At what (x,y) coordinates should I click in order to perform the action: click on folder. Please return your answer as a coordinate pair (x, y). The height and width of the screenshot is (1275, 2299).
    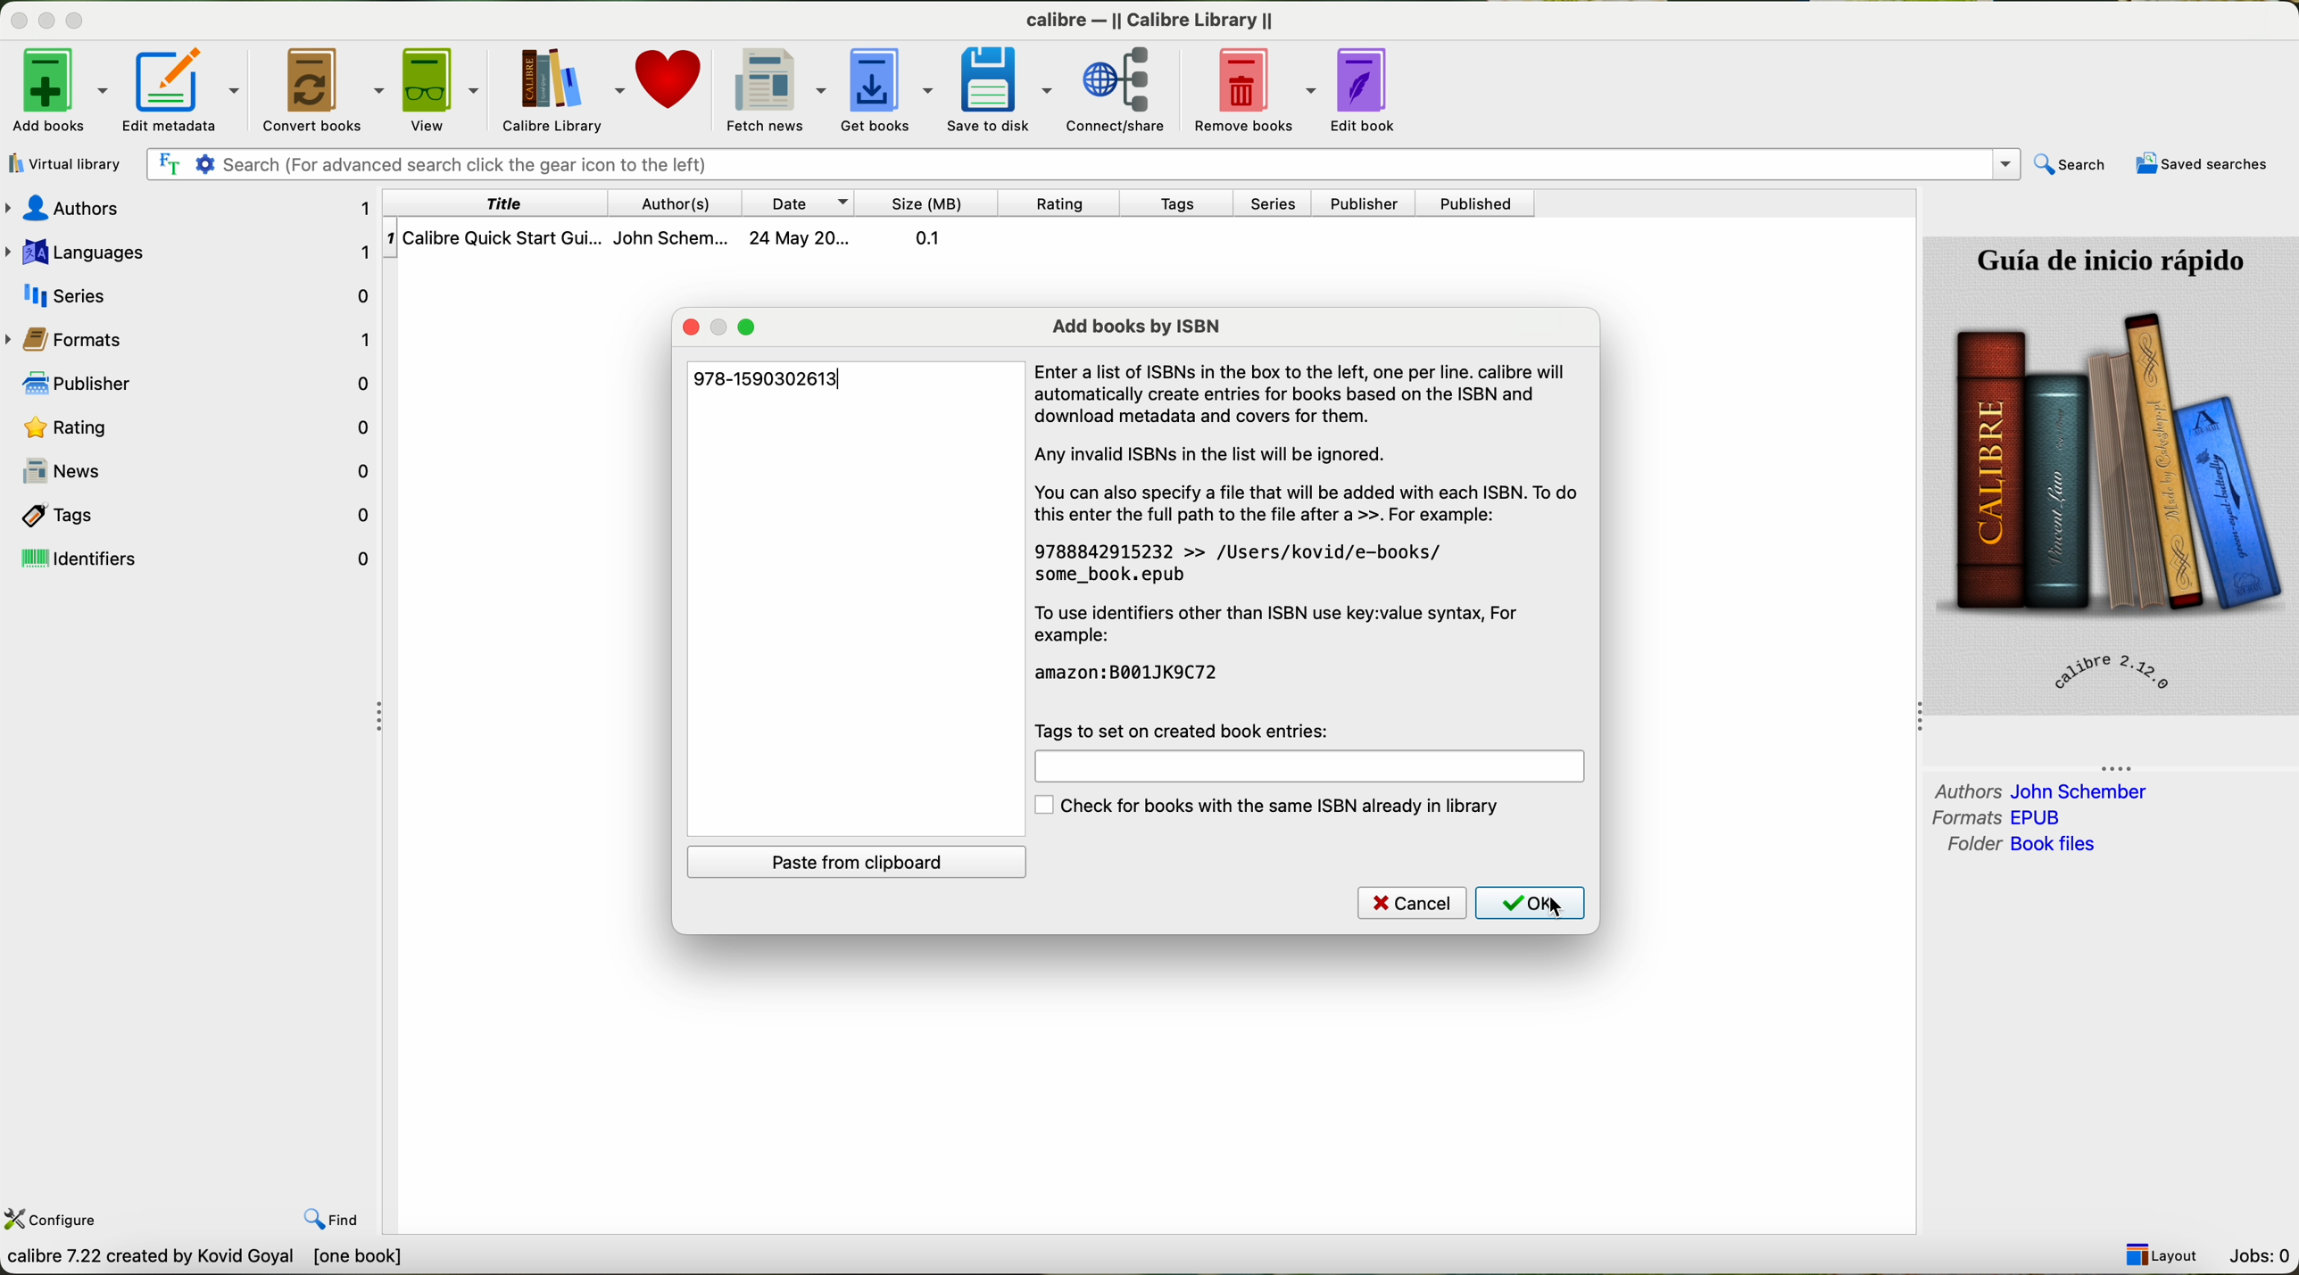
    Looking at the image, I should click on (2020, 846).